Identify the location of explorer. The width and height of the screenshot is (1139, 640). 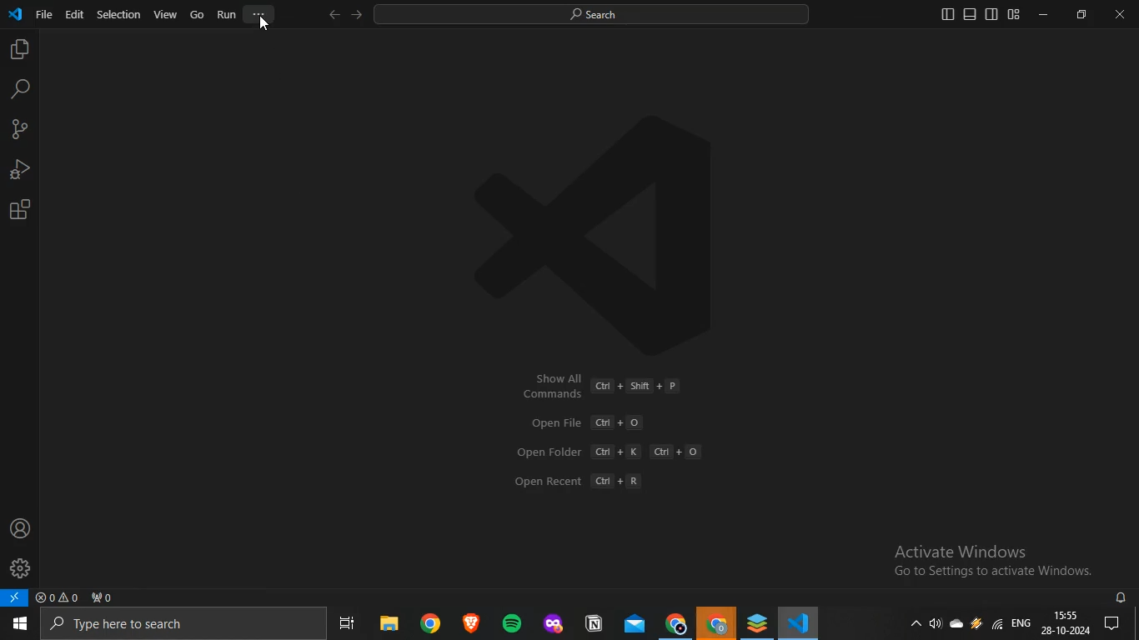
(18, 51).